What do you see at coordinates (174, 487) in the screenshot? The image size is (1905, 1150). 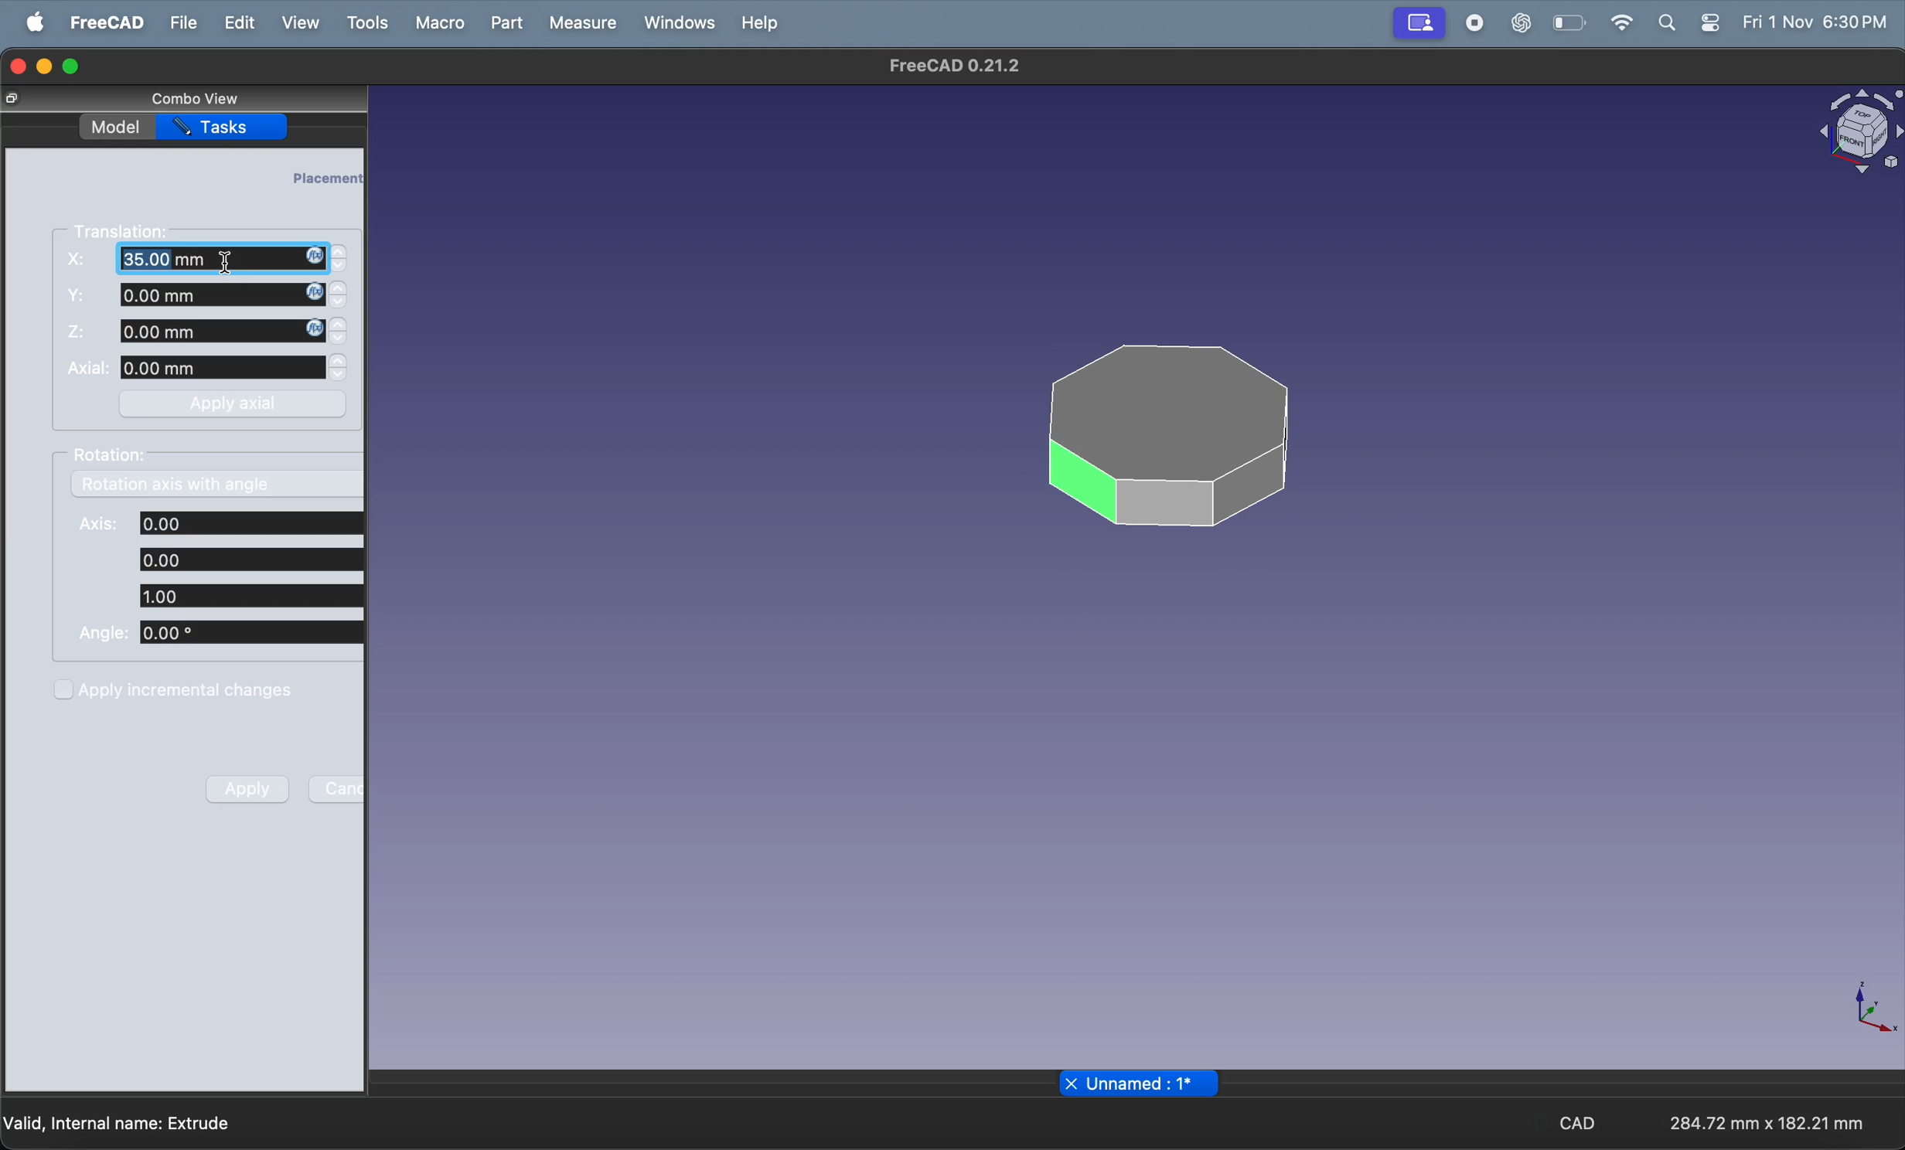 I see `Rotation axis with angle` at bounding box center [174, 487].